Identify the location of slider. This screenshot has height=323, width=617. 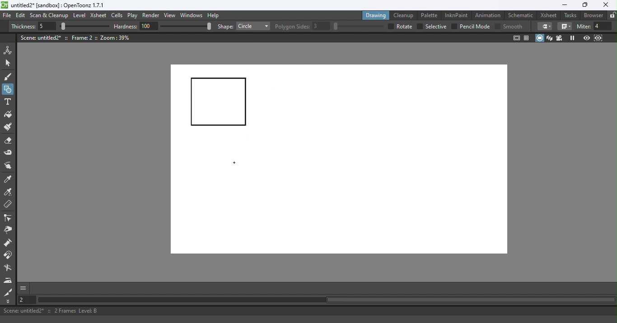
(84, 27).